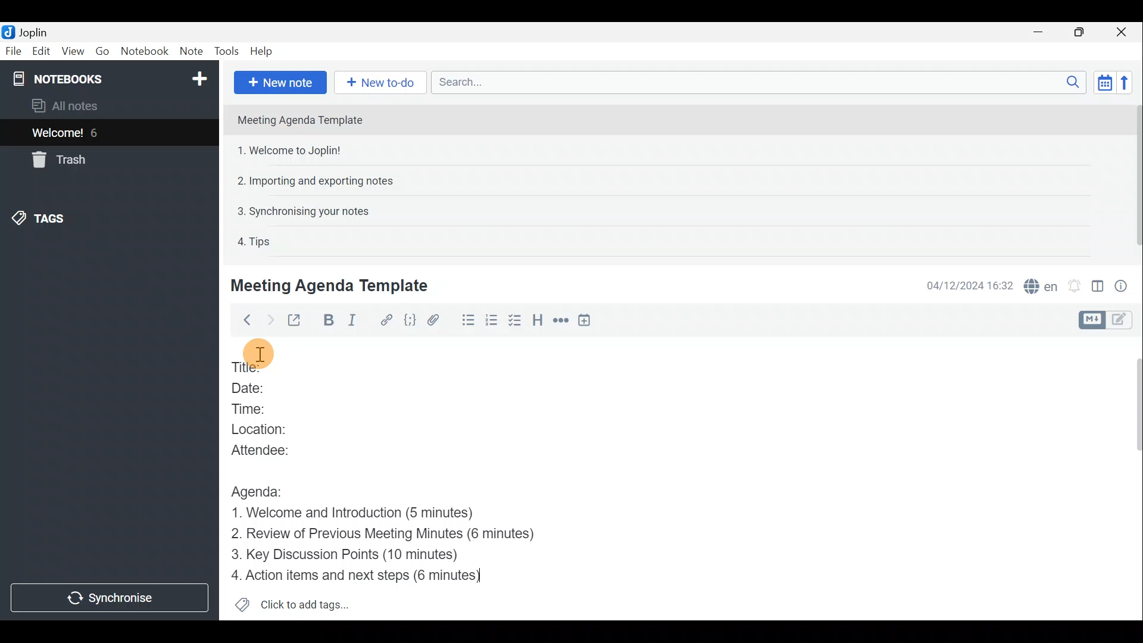 This screenshot has height=643, width=1143. Describe the element at coordinates (1103, 81) in the screenshot. I see `Toggle sort order` at that location.